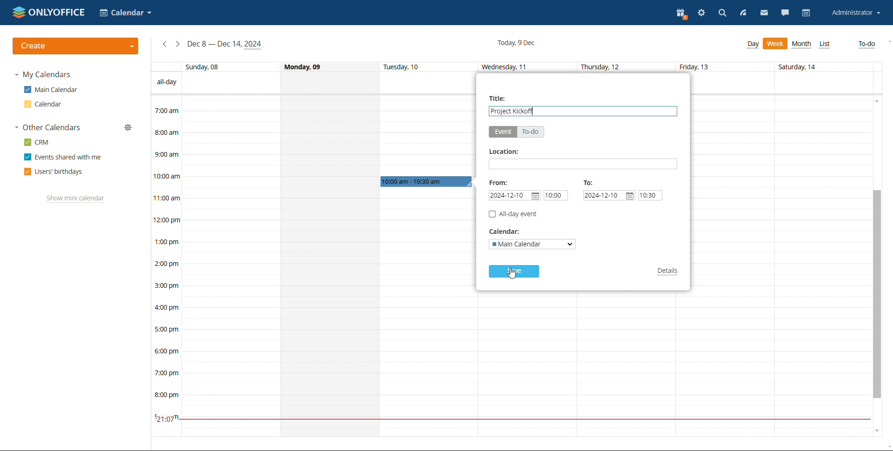 The width and height of the screenshot is (893, 451). I want to click on start time, so click(555, 195).